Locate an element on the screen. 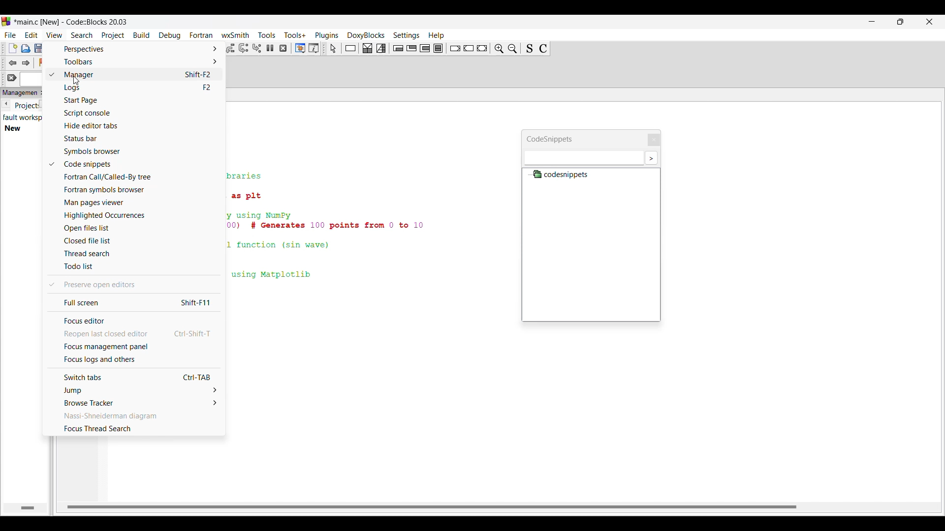 The image size is (945, 531). Focus management panel is located at coordinates (135, 347).